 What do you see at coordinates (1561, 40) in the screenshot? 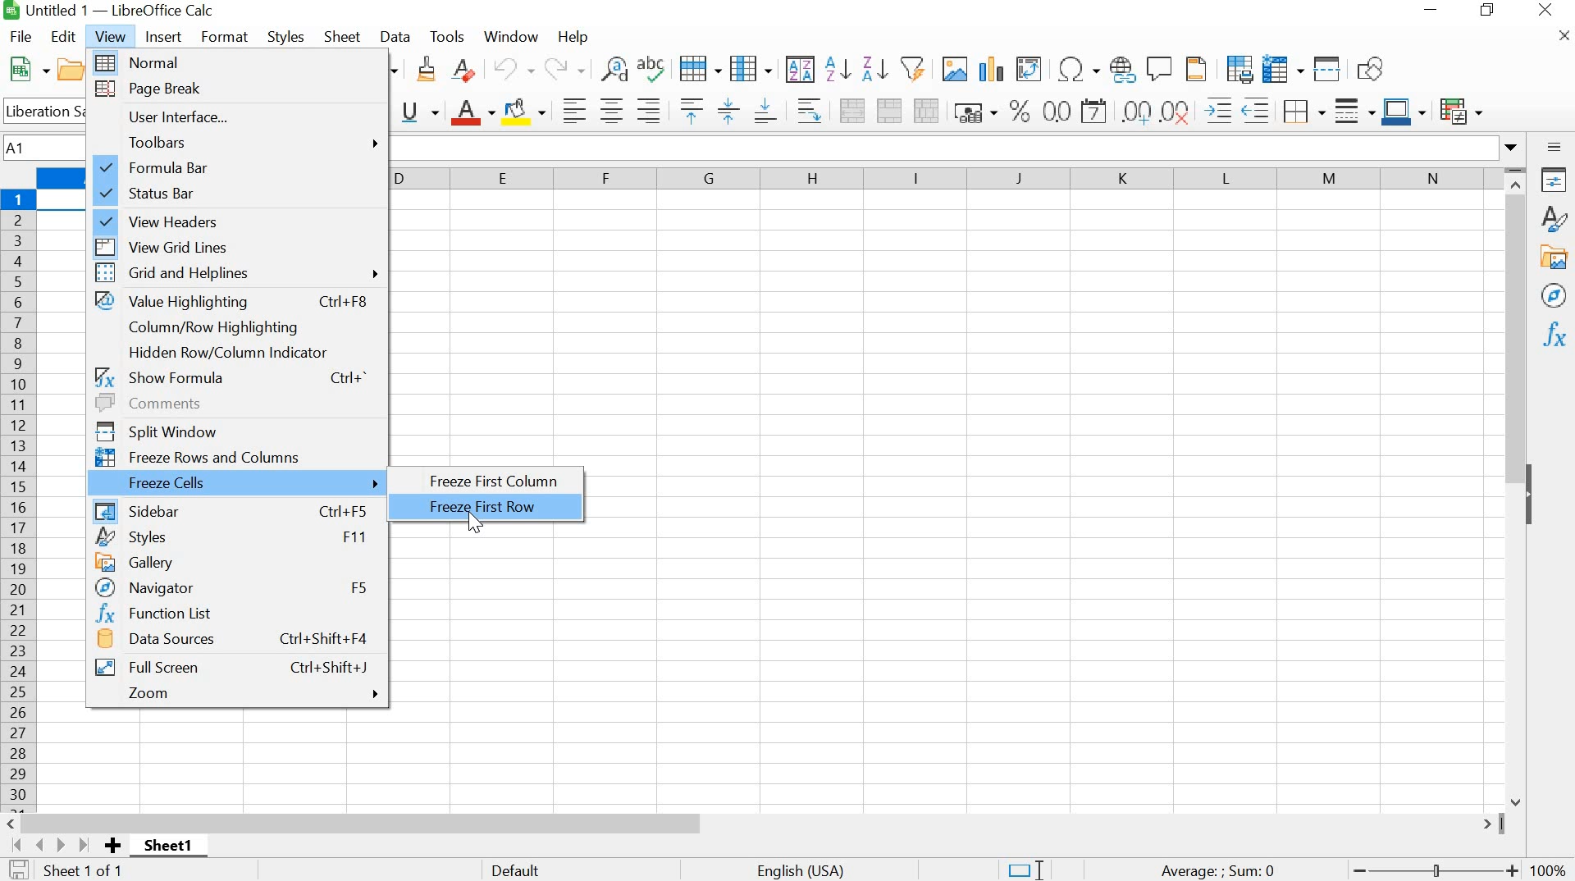
I see `CLOSE` at bounding box center [1561, 40].